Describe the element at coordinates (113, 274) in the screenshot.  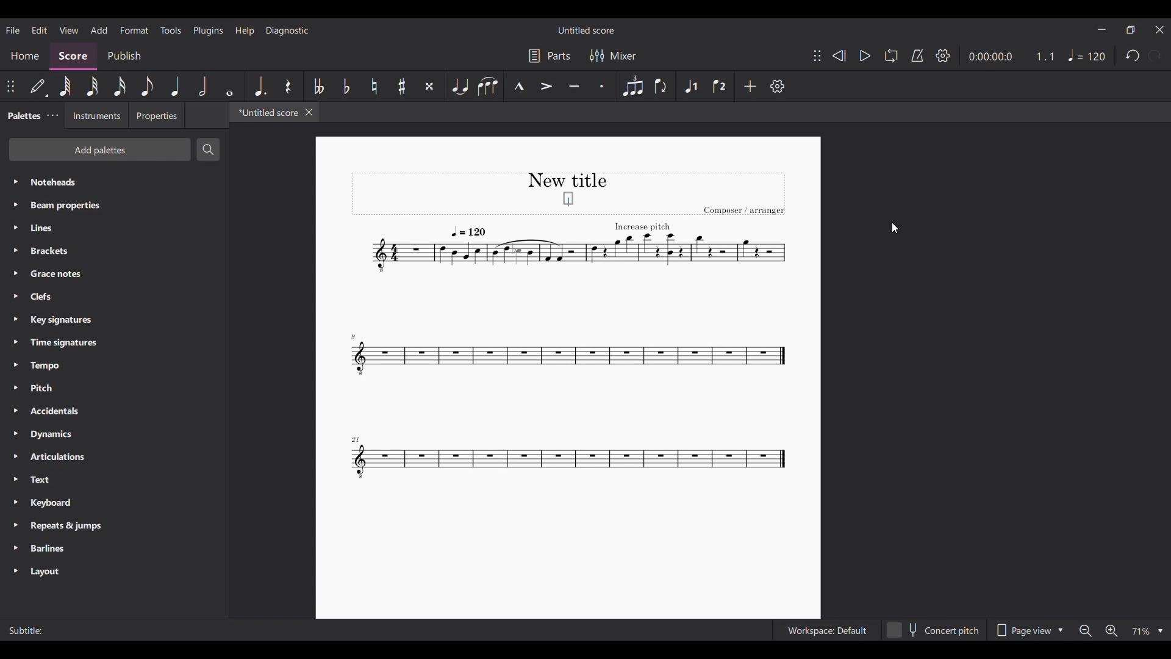
I see `Grace notes` at that location.